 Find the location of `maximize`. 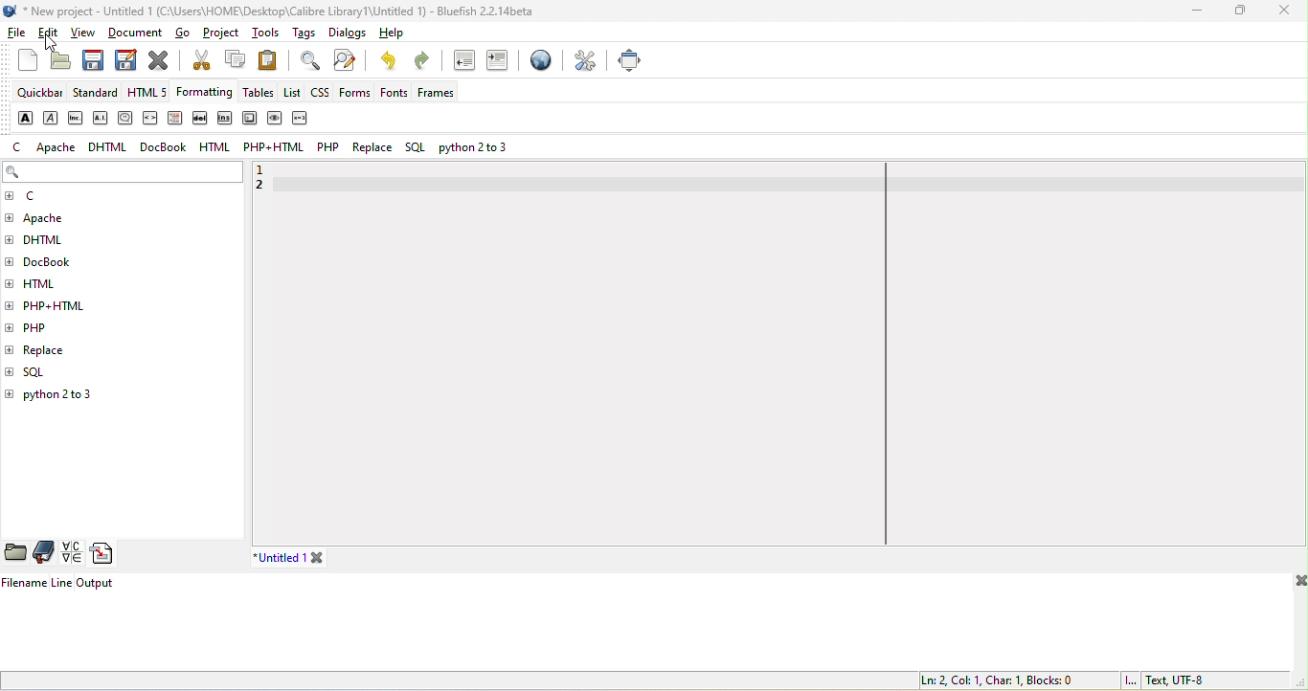

maximize is located at coordinates (1241, 12).